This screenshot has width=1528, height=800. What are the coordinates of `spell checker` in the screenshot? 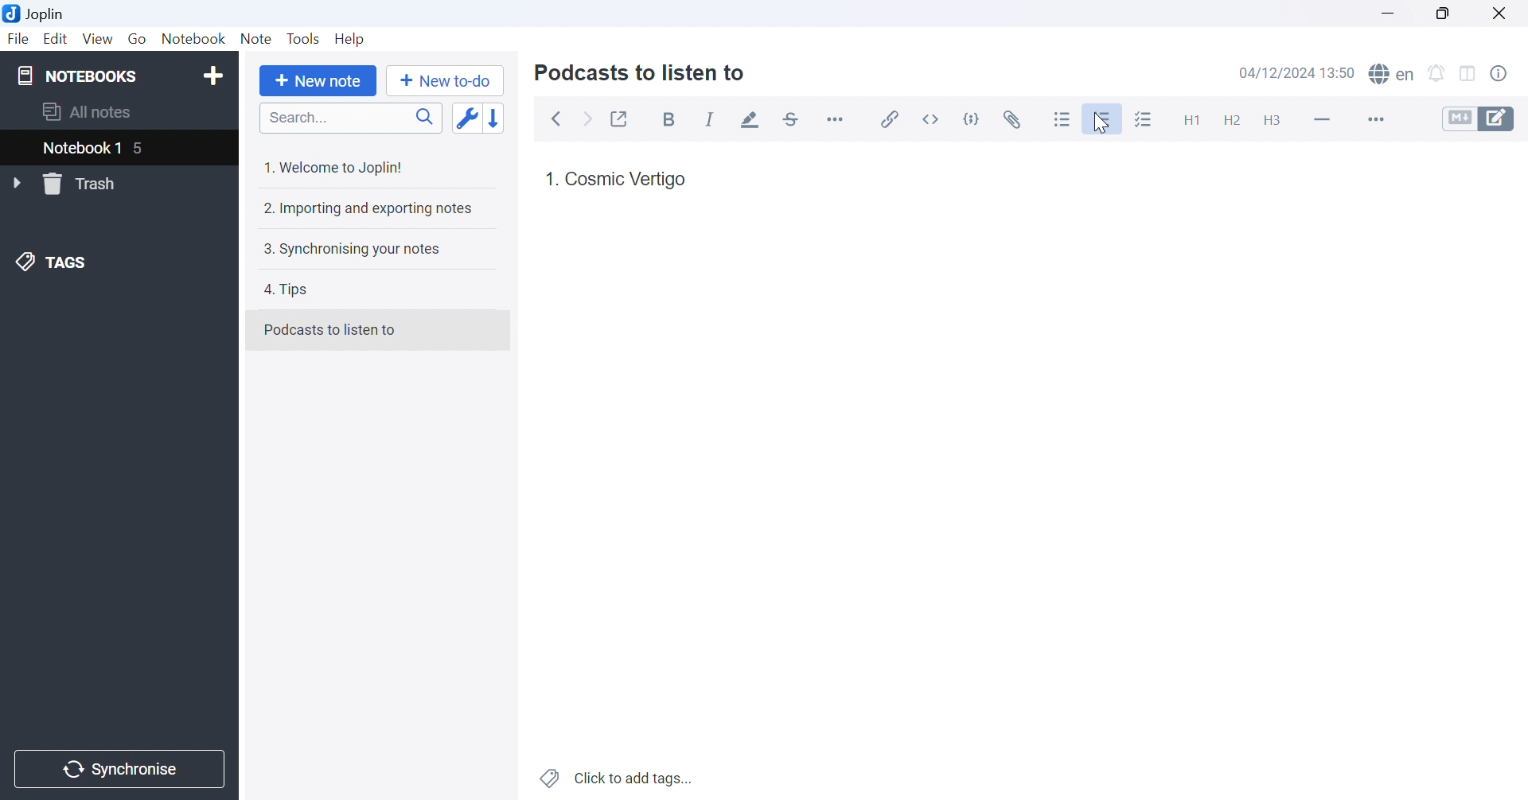 It's located at (1396, 75).